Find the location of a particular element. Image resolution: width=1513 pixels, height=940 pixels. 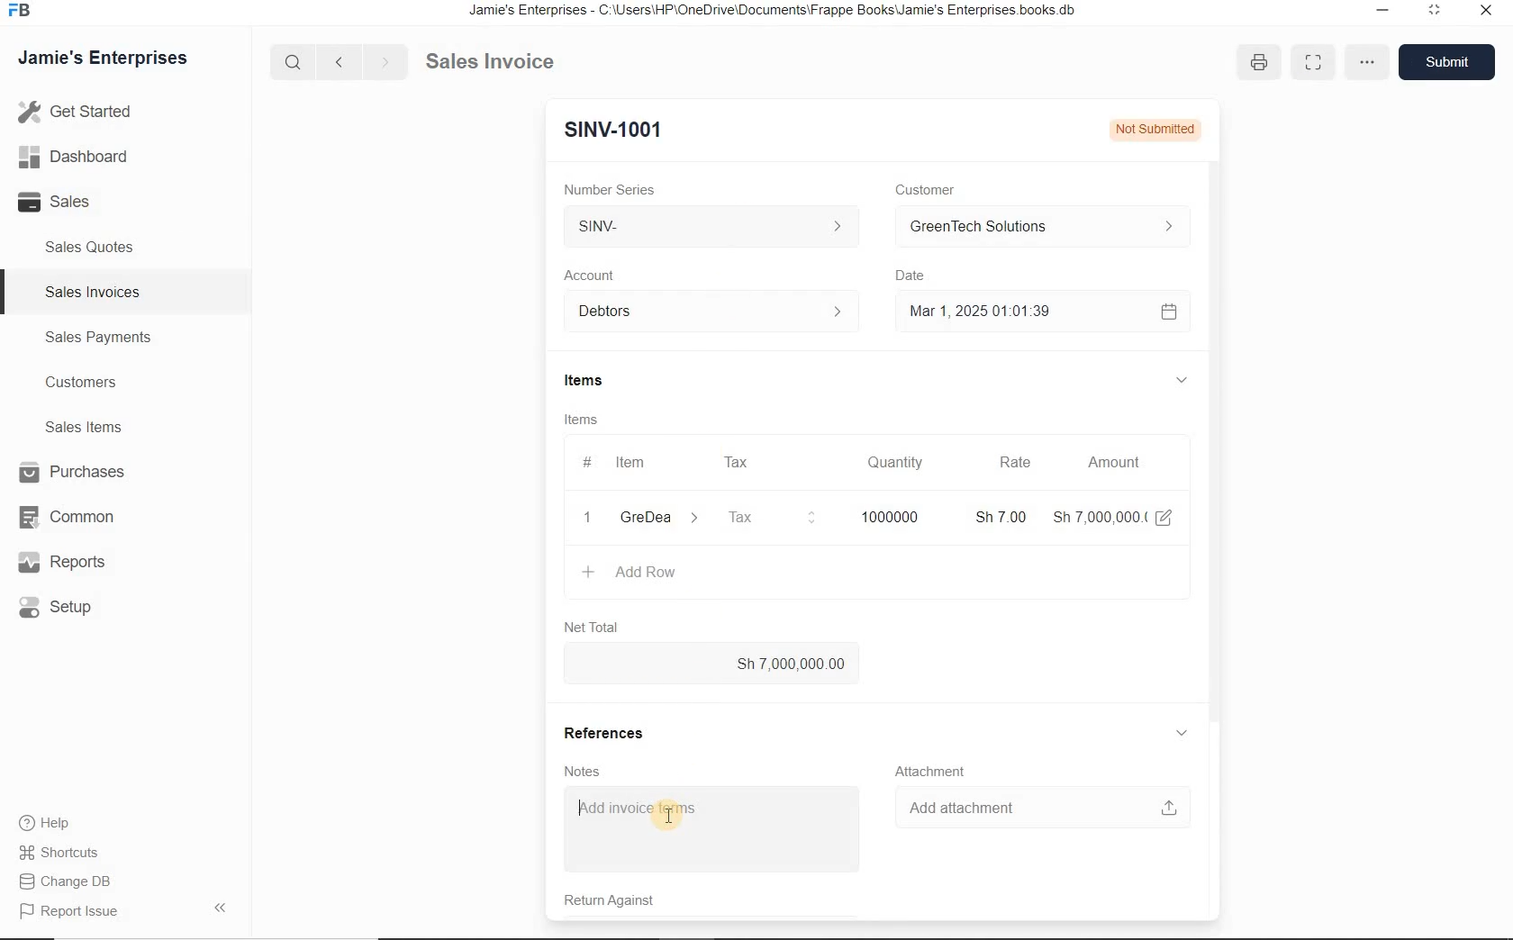

GreenTech Solutions is located at coordinates (1034, 228).